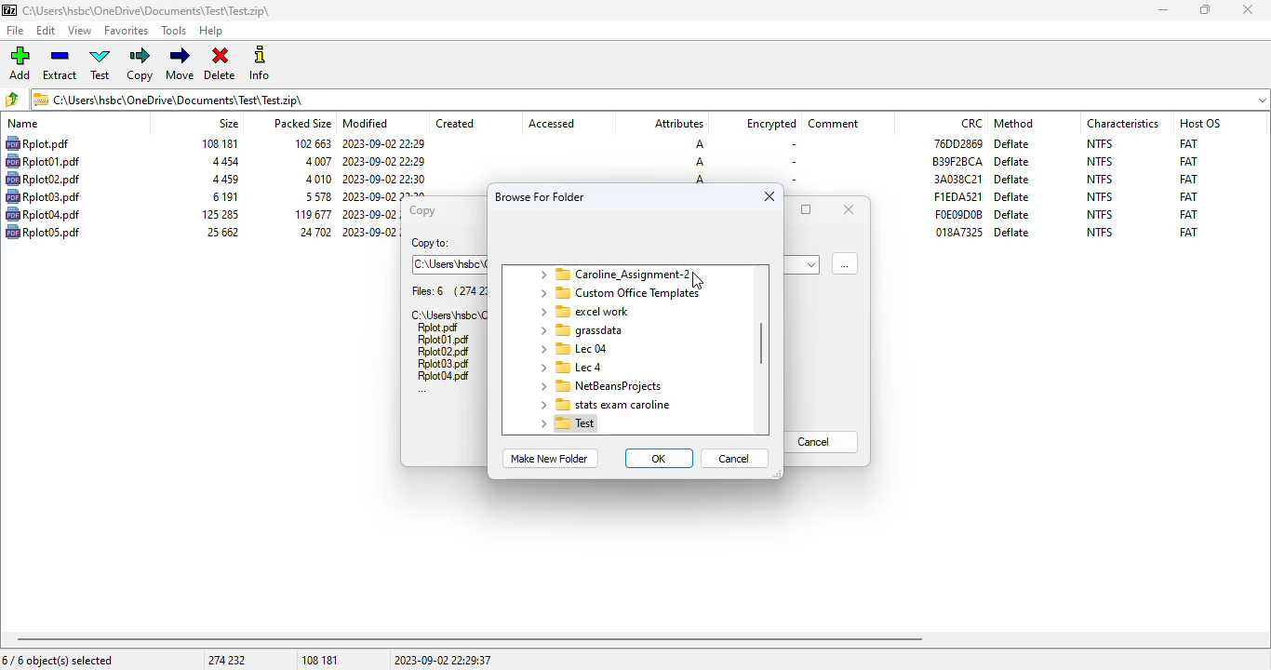  Describe the element at coordinates (211, 32) in the screenshot. I see `help` at that location.